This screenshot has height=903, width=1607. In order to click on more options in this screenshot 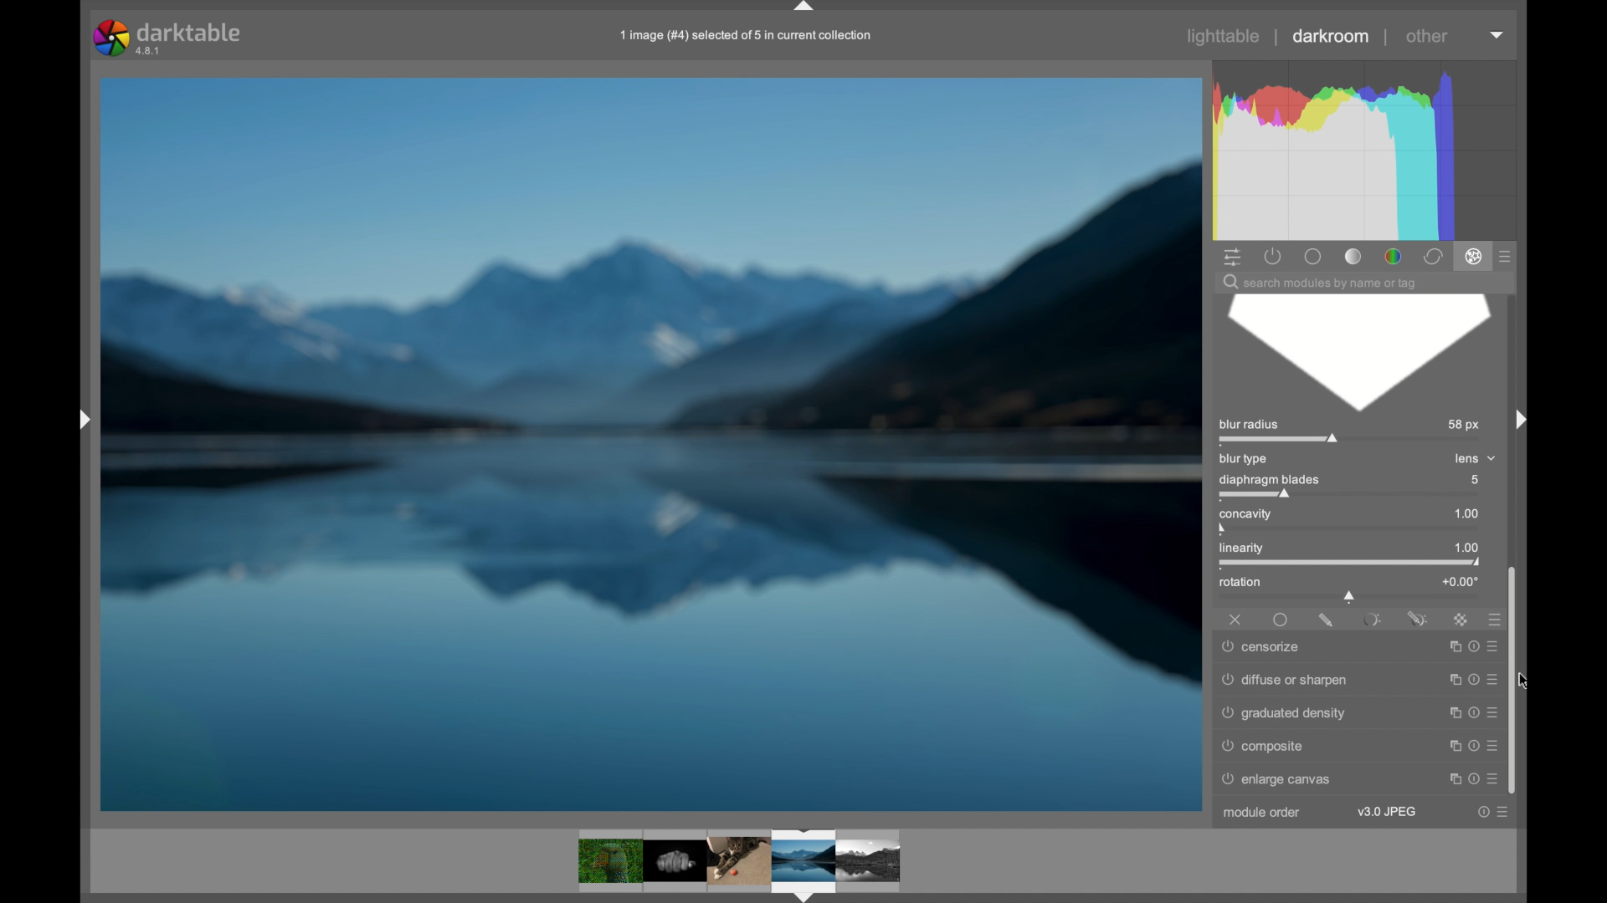, I will do `click(1495, 744)`.